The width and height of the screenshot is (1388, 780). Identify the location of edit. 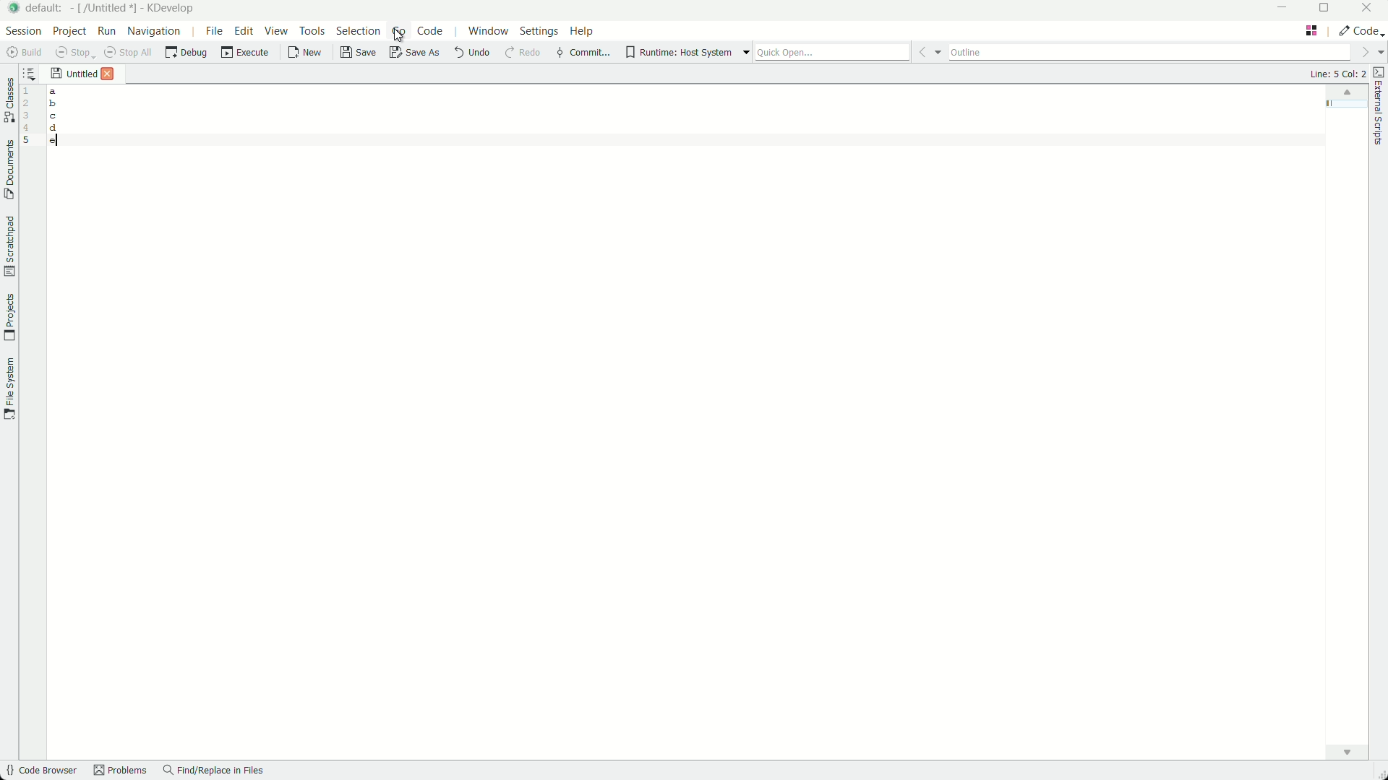
(244, 31).